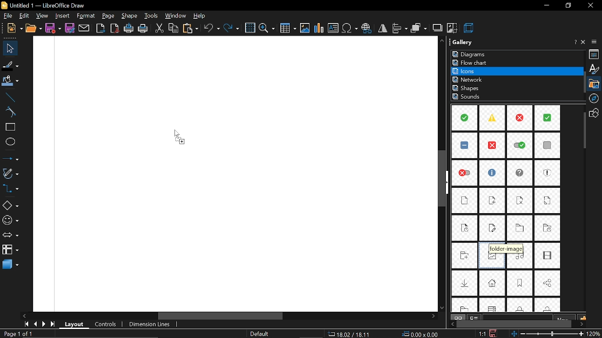  I want to click on insert symbol, so click(350, 29).